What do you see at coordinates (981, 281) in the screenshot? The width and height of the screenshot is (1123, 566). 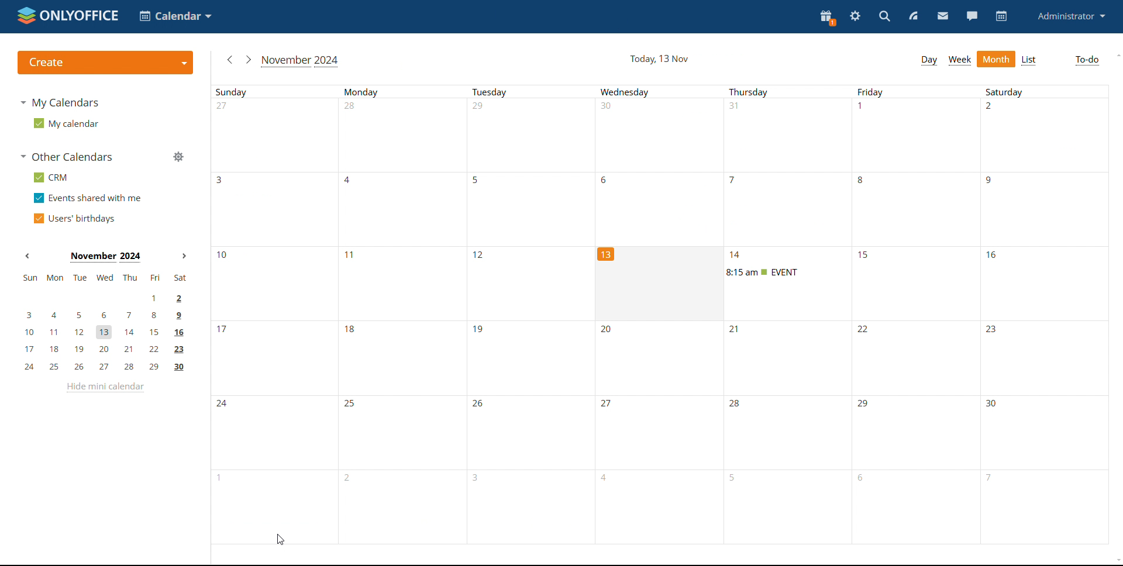 I see `unallocated time slots` at bounding box center [981, 281].